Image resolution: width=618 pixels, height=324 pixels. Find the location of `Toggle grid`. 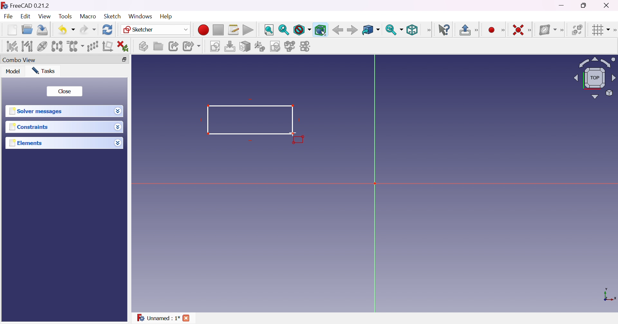

Toggle grid is located at coordinates (599, 30).